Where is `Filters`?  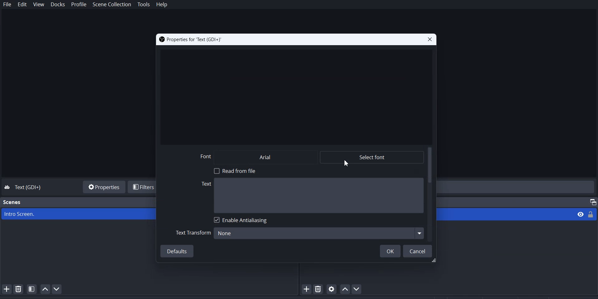
Filters is located at coordinates (143, 187).